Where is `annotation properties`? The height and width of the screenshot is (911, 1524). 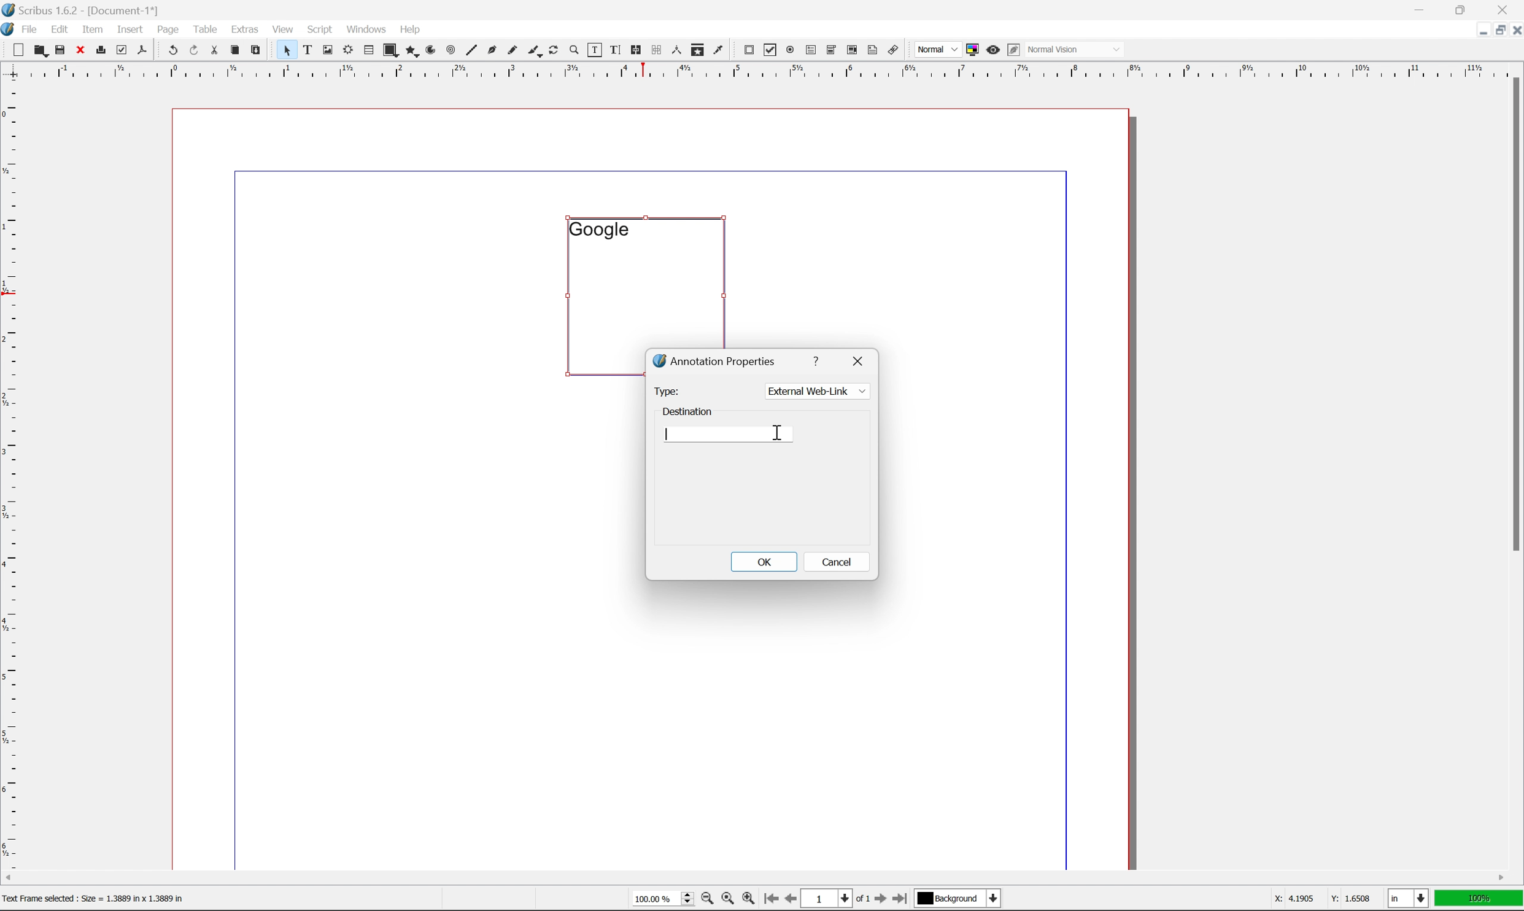
annotation properties is located at coordinates (716, 360).